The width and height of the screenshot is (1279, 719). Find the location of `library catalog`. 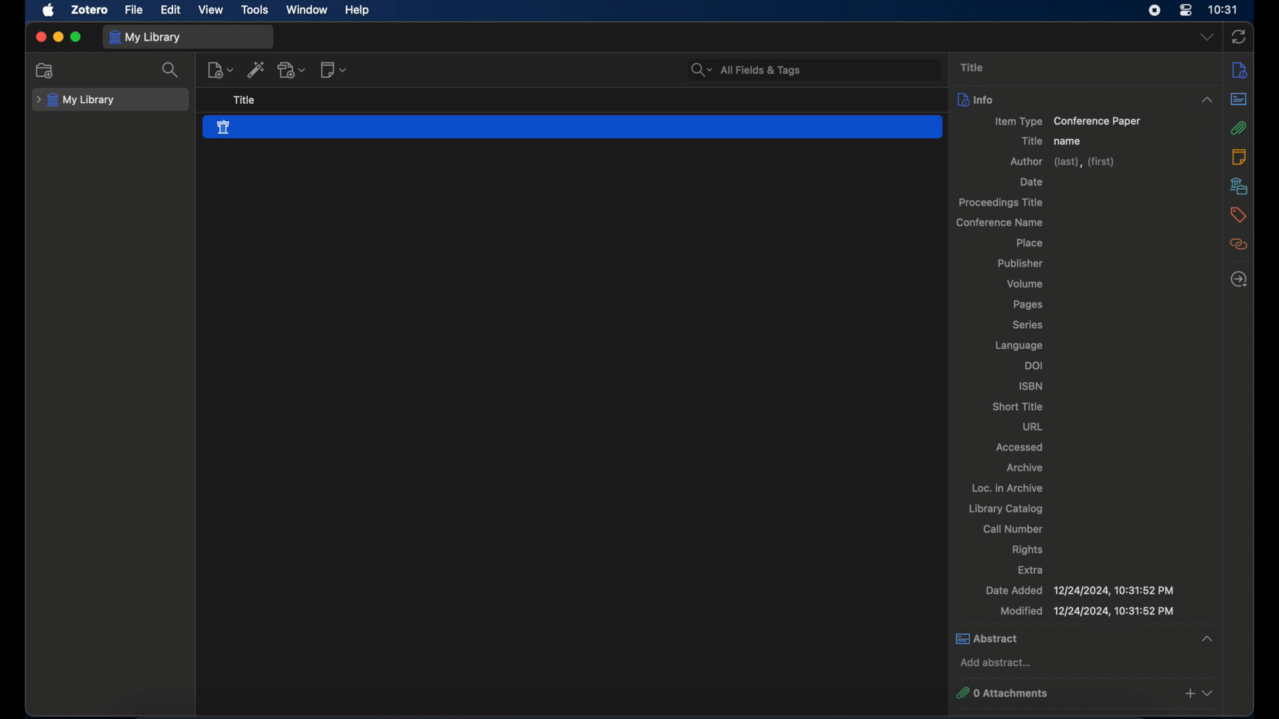

library catalog is located at coordinates (1007, 509).